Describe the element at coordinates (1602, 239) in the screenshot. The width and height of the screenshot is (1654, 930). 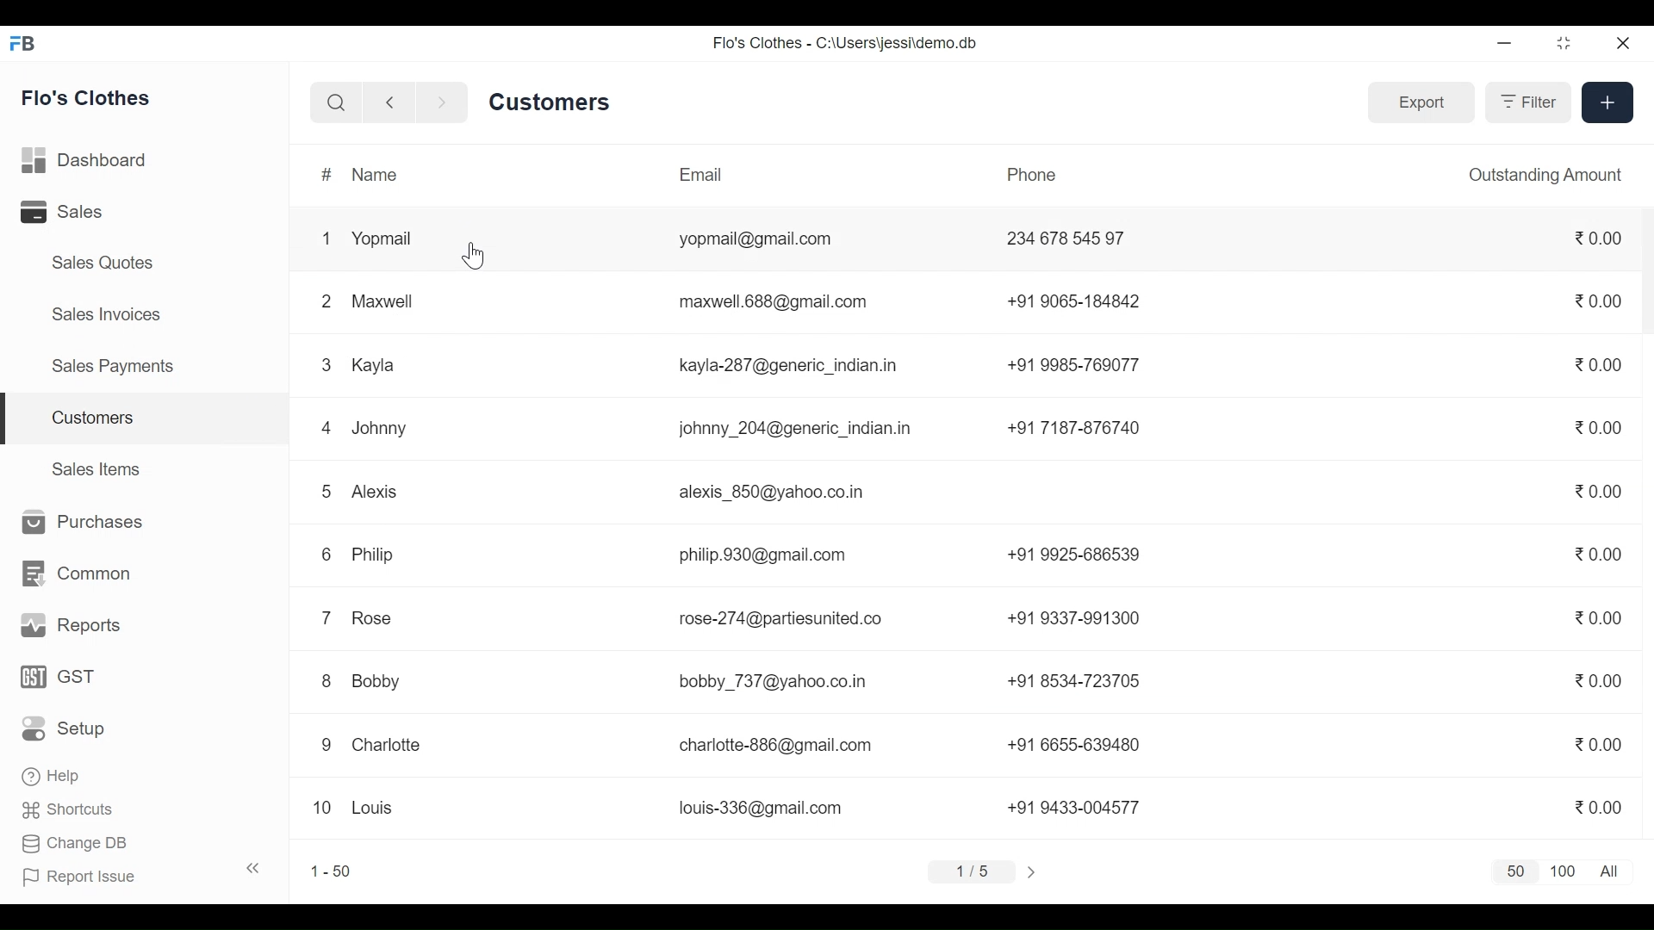
I see `0.00` at that location.